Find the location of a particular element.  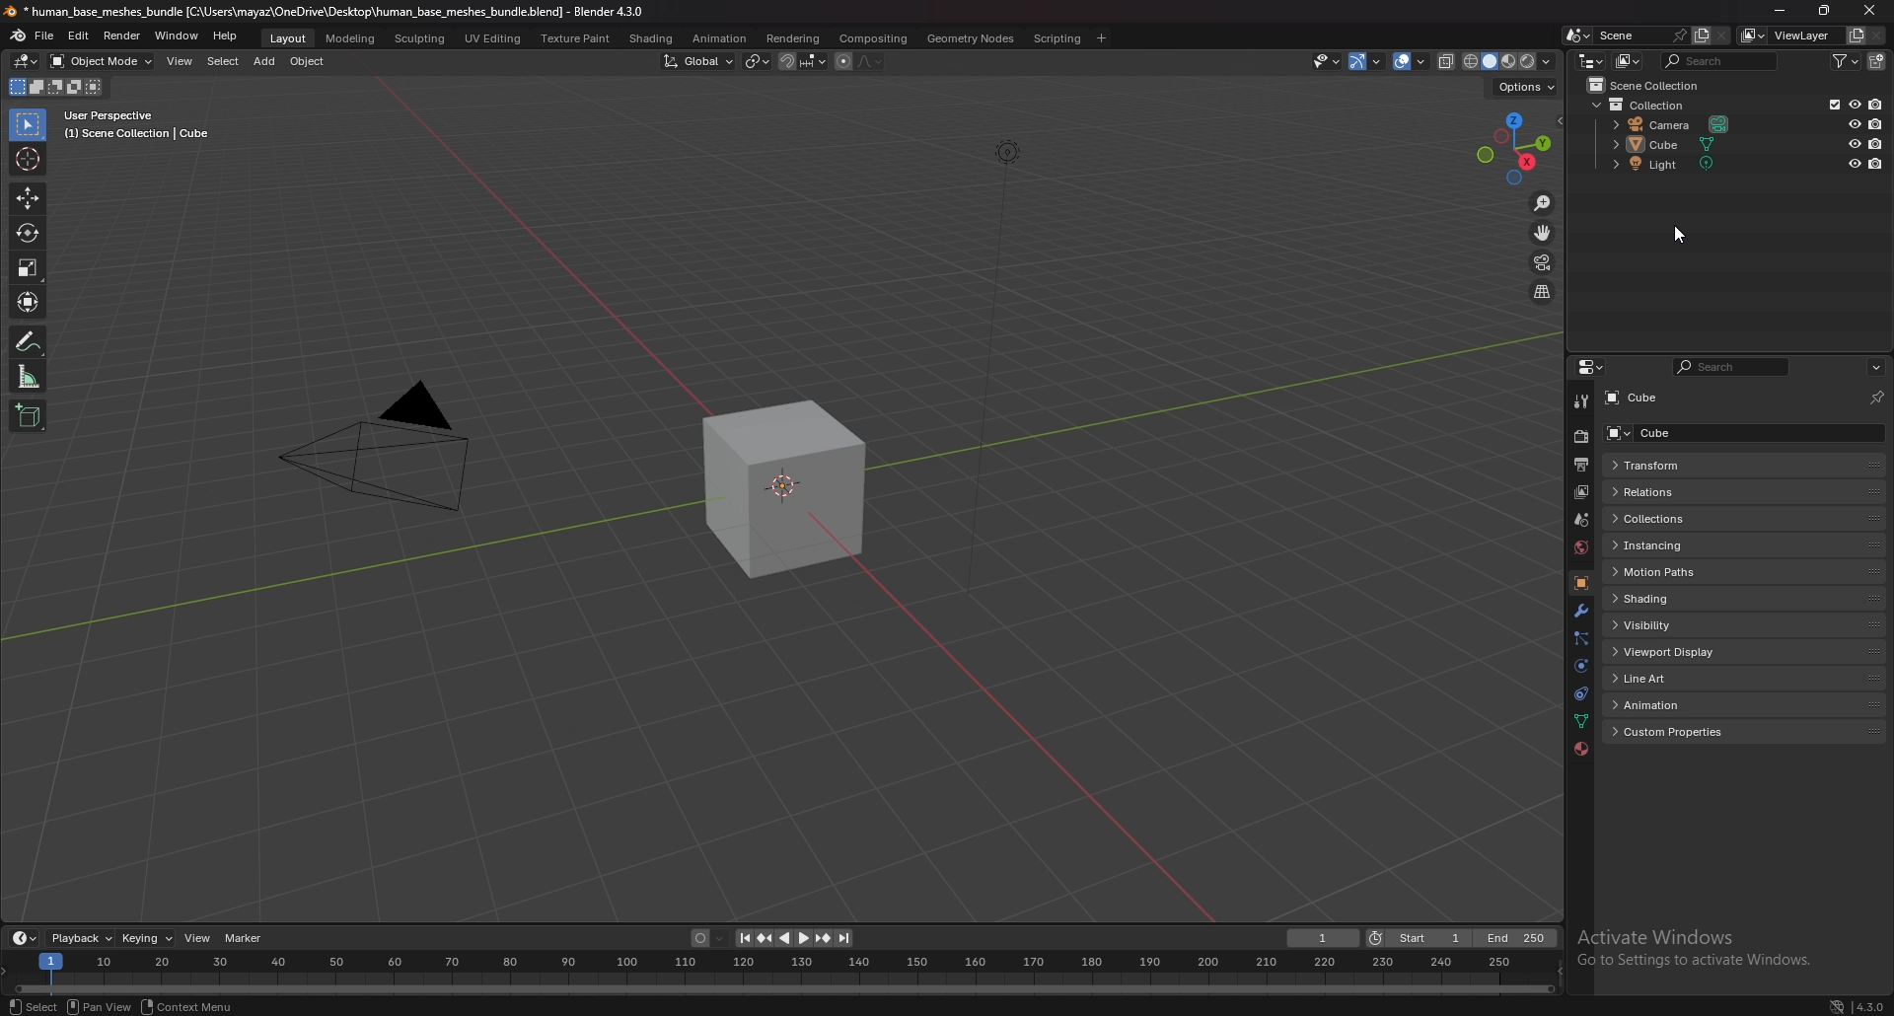

hide in viewport is located at coordinates (1854, 163).